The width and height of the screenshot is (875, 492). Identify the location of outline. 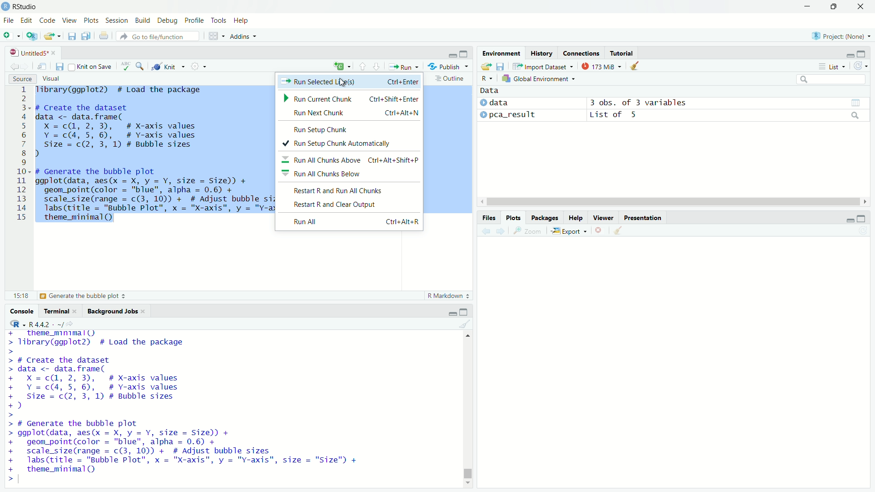
(450, 78).